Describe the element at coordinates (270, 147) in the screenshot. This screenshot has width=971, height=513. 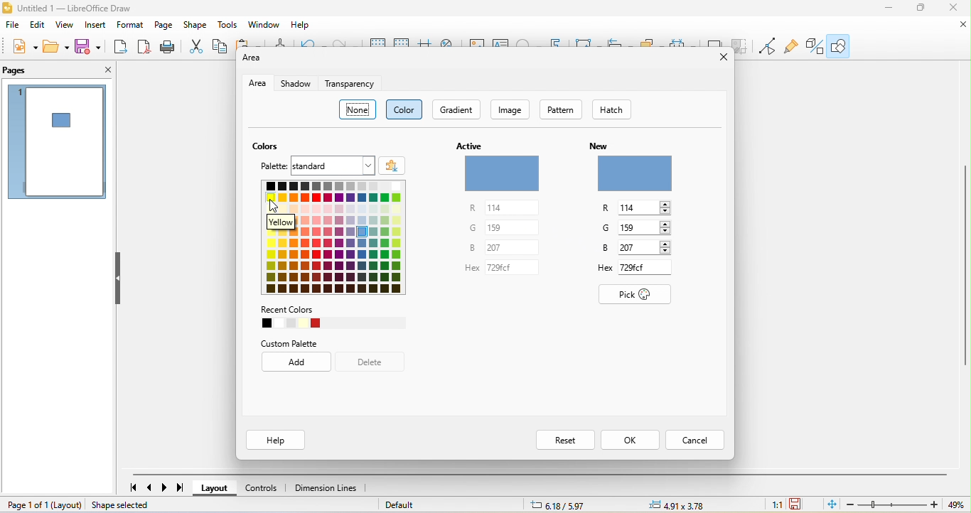
I see `colors` at that location.